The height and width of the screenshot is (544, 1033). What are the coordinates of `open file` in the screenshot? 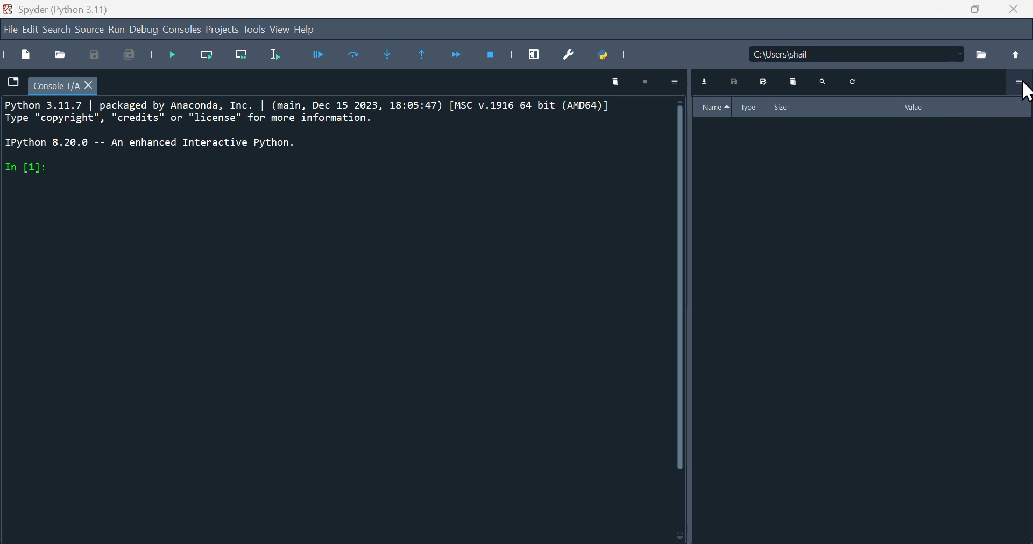 It's located at (61, 53).